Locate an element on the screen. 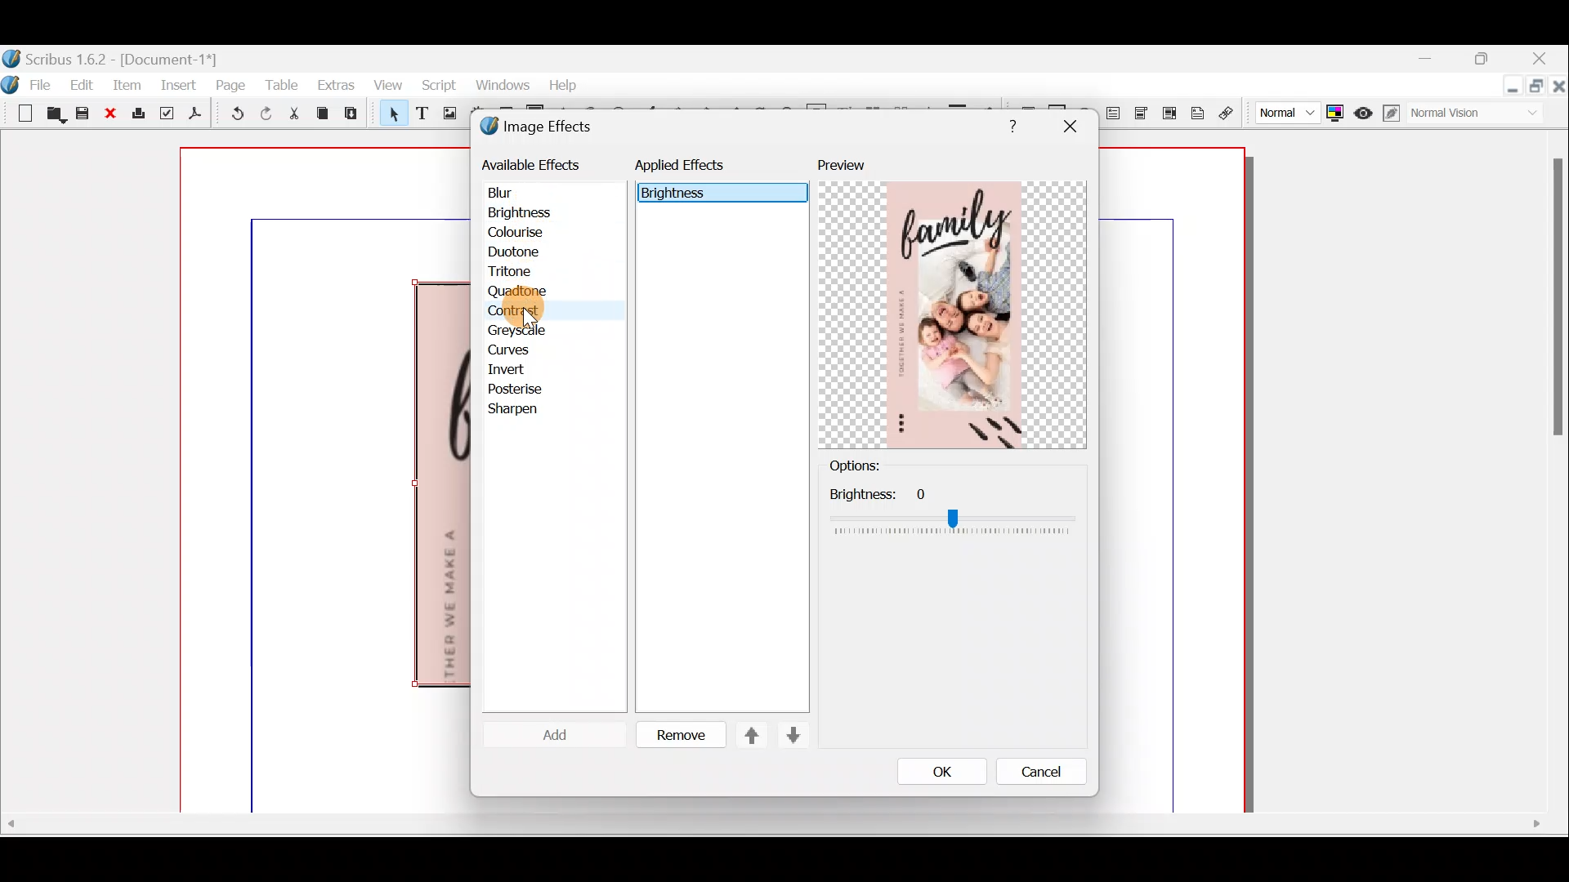 The image size is (1569, 882). PDF text field is located at coordinates (1114, 114).